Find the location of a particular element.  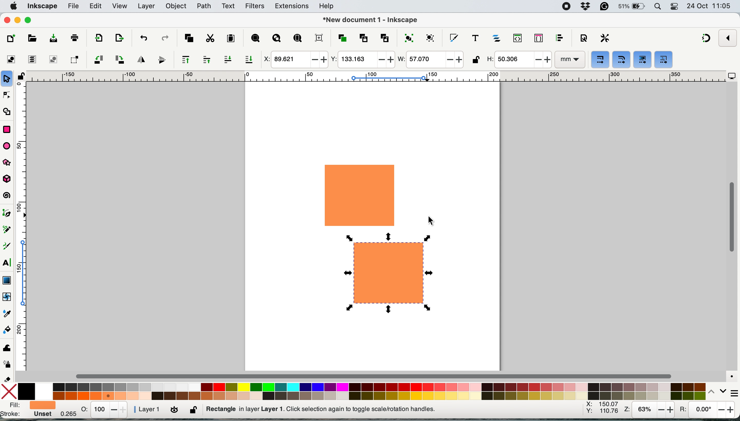

enable snapping is located at coordinates (728, 38).